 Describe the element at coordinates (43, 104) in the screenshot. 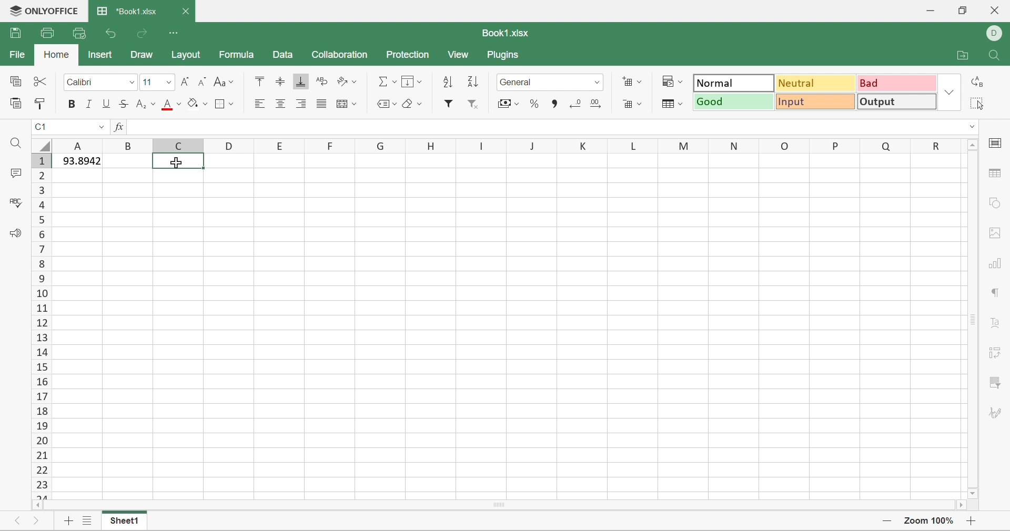

I see `Copy Style` at that location.